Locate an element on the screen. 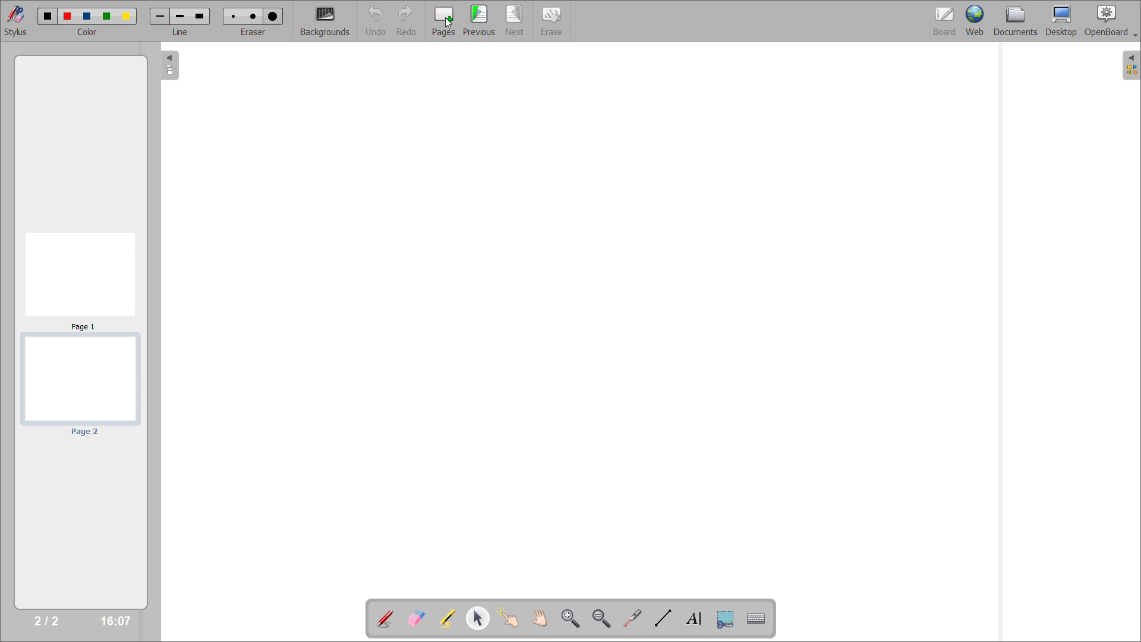 Image resolution: width=1141 pixels, height=642 pixels. interact with items is located at coordinates (508, 618).